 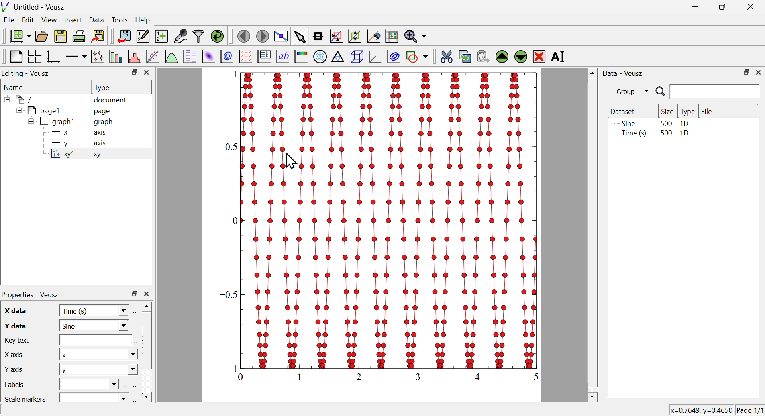 What do you see at coordinates (231, 290) in the screenshot?
I see `-0.5` at bounding box center [231, 290].